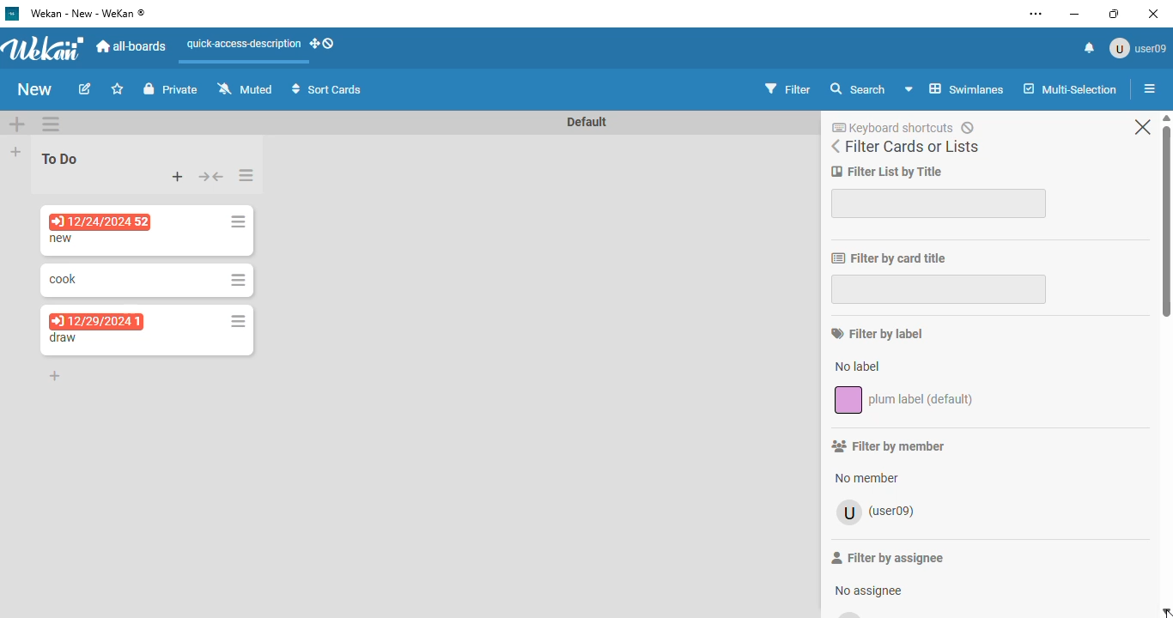 This screenshot has height=618, width=1173. Describe the element at coordinates (88, 13) in the screenshot. I see `wekan - new - wekan ` at that location.